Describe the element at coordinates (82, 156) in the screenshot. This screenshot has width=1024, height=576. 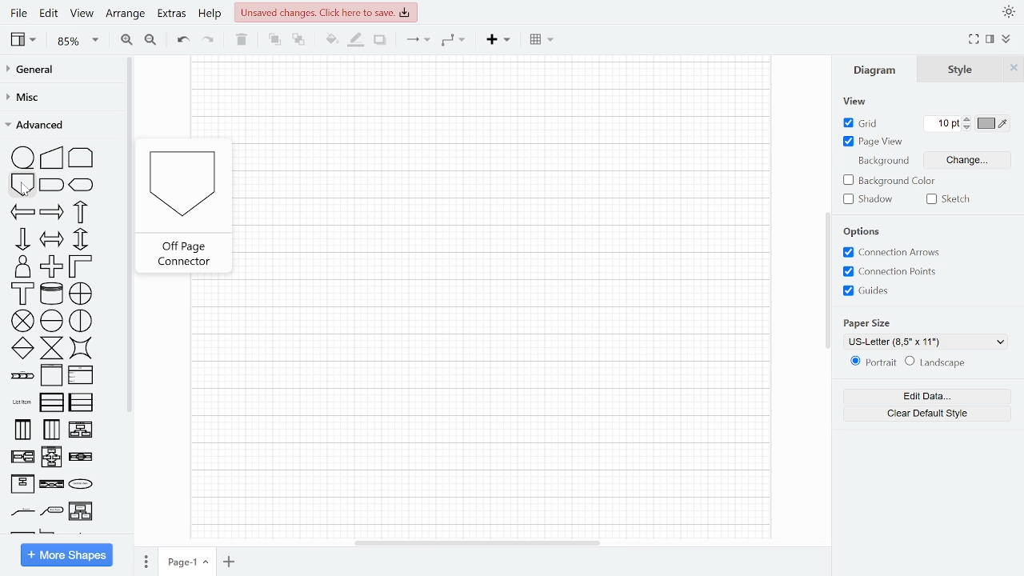
I see `loop limit` at that location.